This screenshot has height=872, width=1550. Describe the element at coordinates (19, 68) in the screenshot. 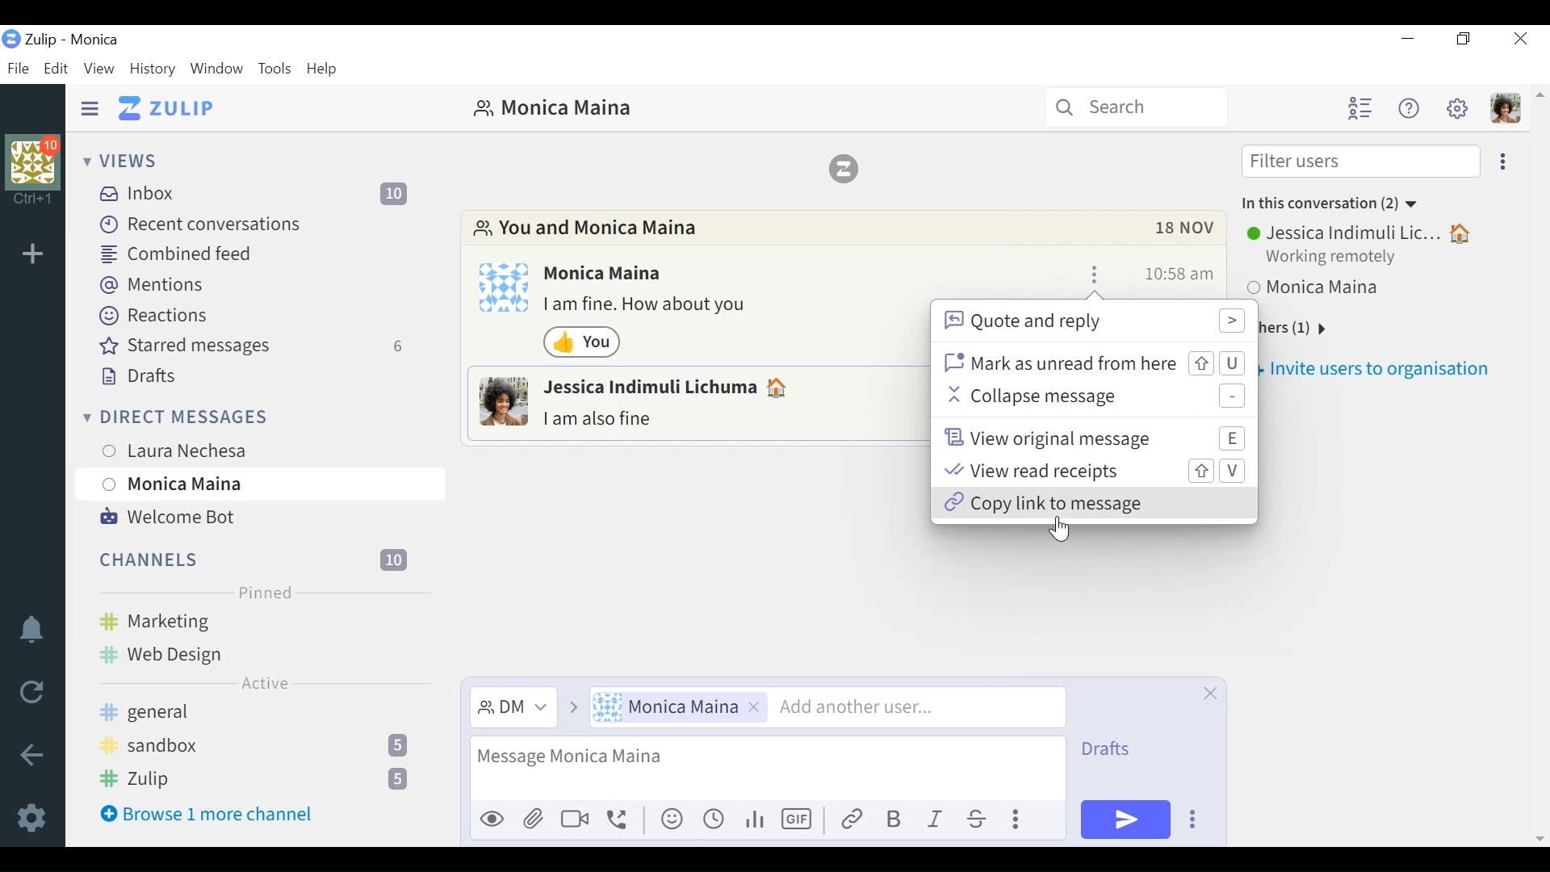

I see `File ` at that location.